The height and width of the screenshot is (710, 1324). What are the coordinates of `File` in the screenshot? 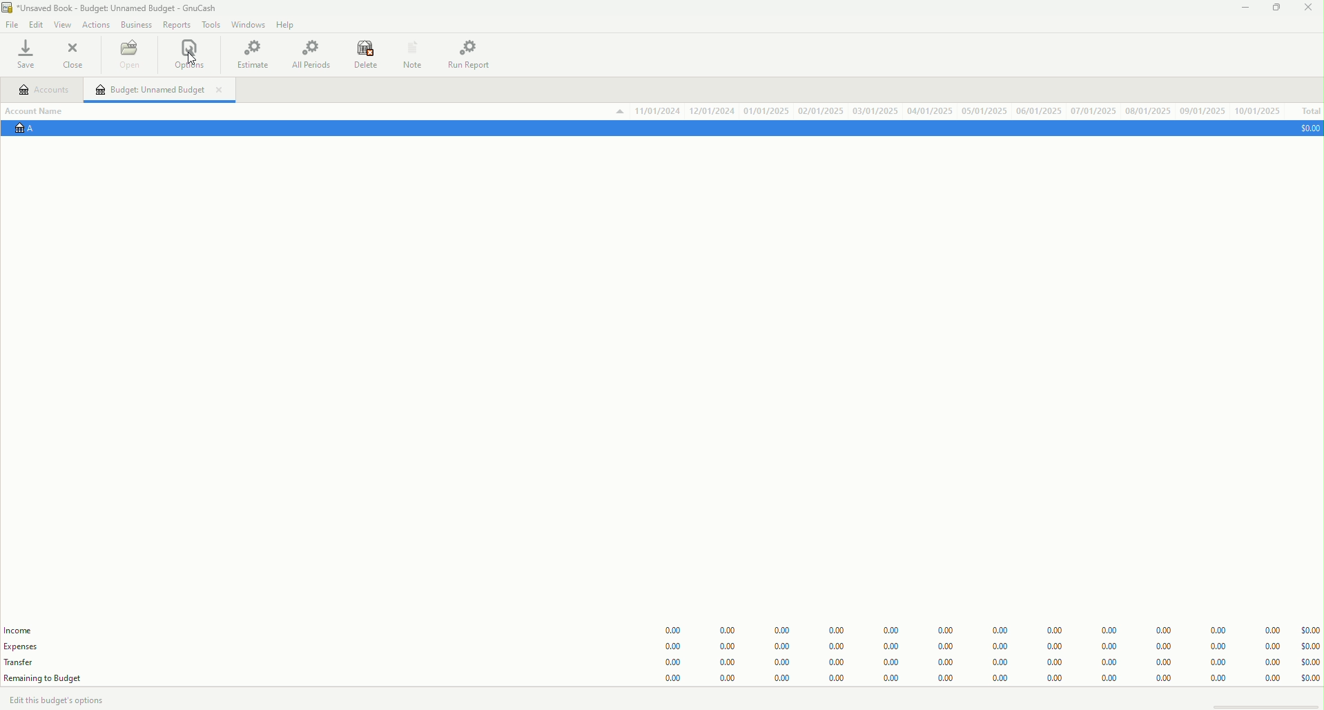 It's located at (13, 25).